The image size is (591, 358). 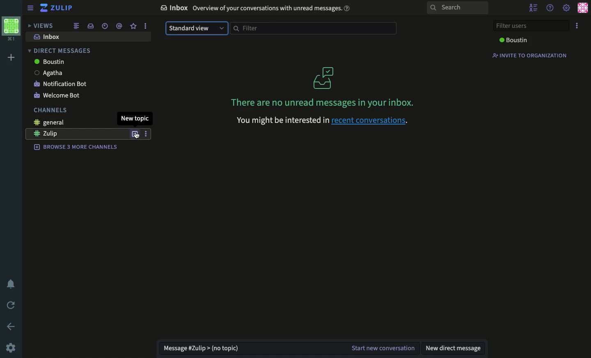 What do you see at coordinates (534, 7) in the screenshot?
I see `hide user list ` at bounding box center [534, 7].